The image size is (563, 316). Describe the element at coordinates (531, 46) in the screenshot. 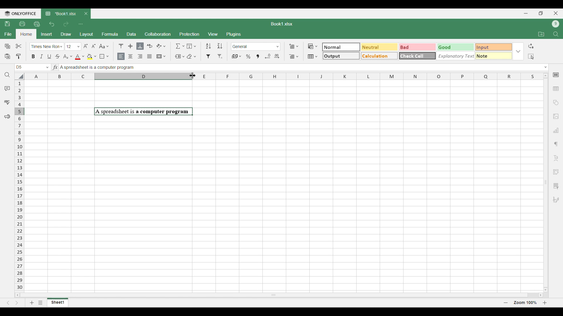

I see `Replace` at that location.